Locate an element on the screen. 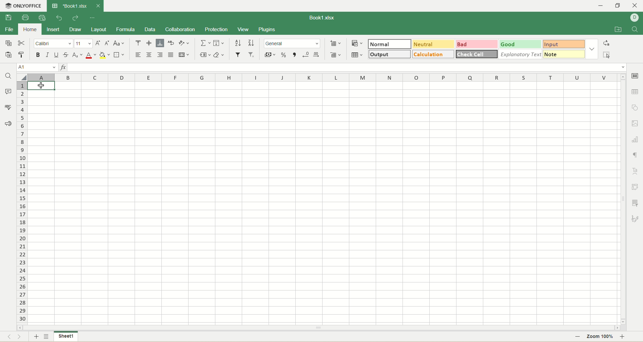  Book1.xlsx is located at coordinates (69, 6).